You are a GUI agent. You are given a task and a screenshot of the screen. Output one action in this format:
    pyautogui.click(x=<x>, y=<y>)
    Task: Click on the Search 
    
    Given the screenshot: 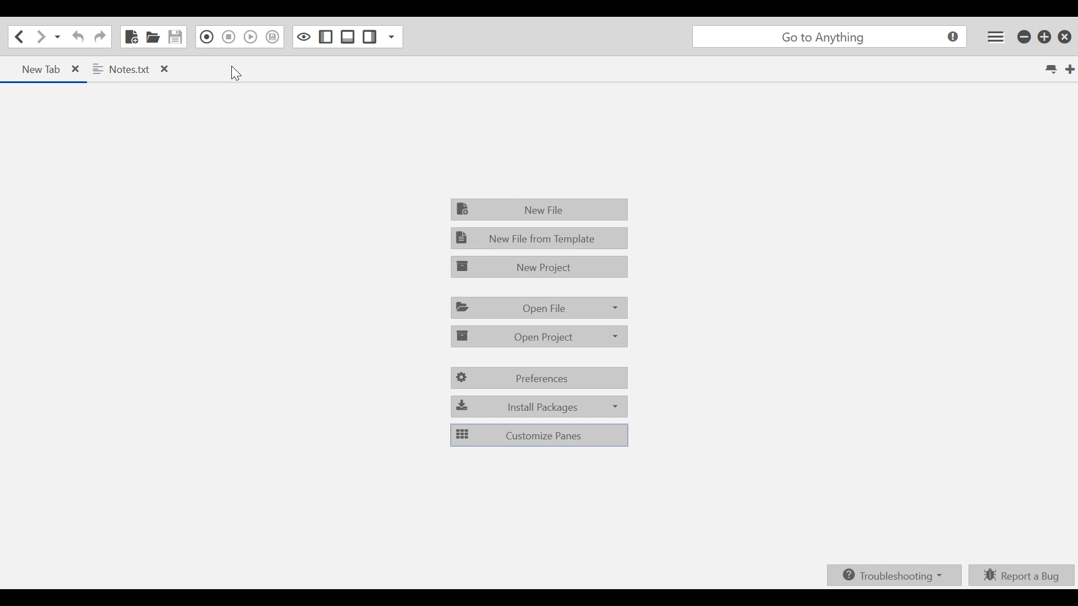 What is the action you would take?
    pyautogui.click(x=829, y=36)
    